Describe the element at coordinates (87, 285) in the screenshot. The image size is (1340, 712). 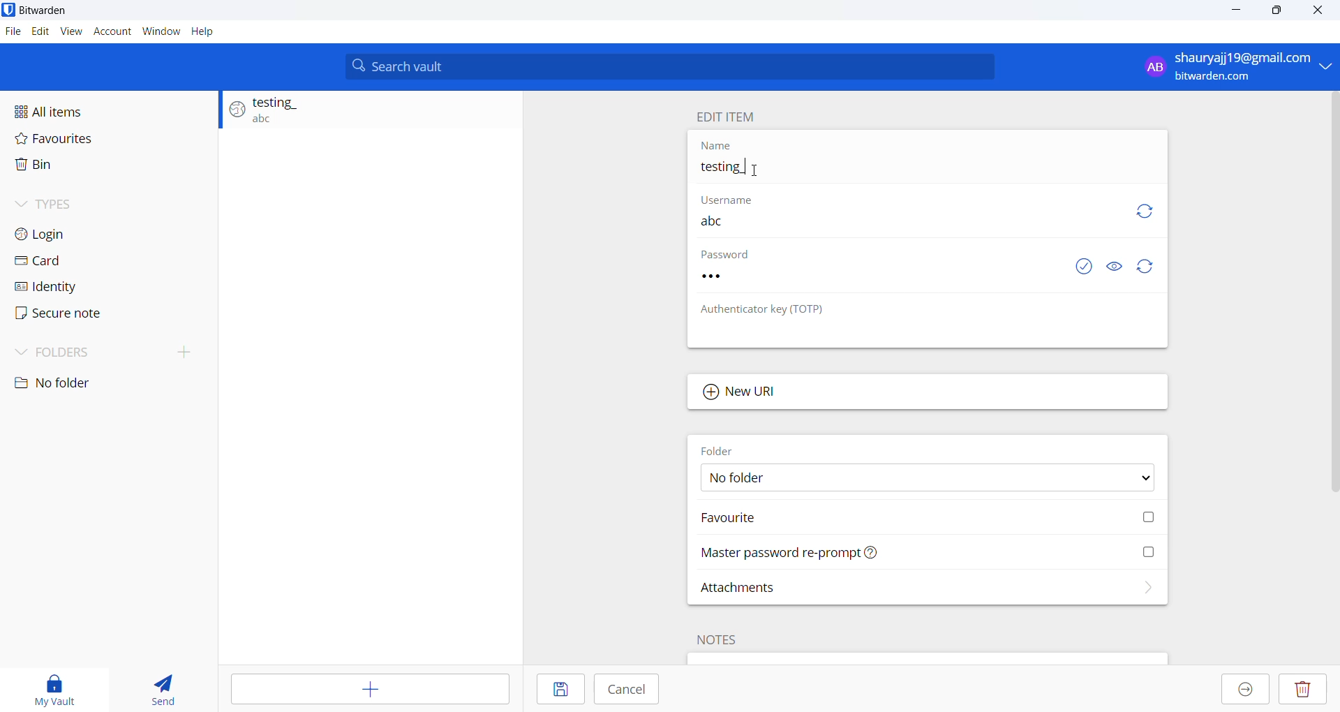
I see `Identity` at that location.